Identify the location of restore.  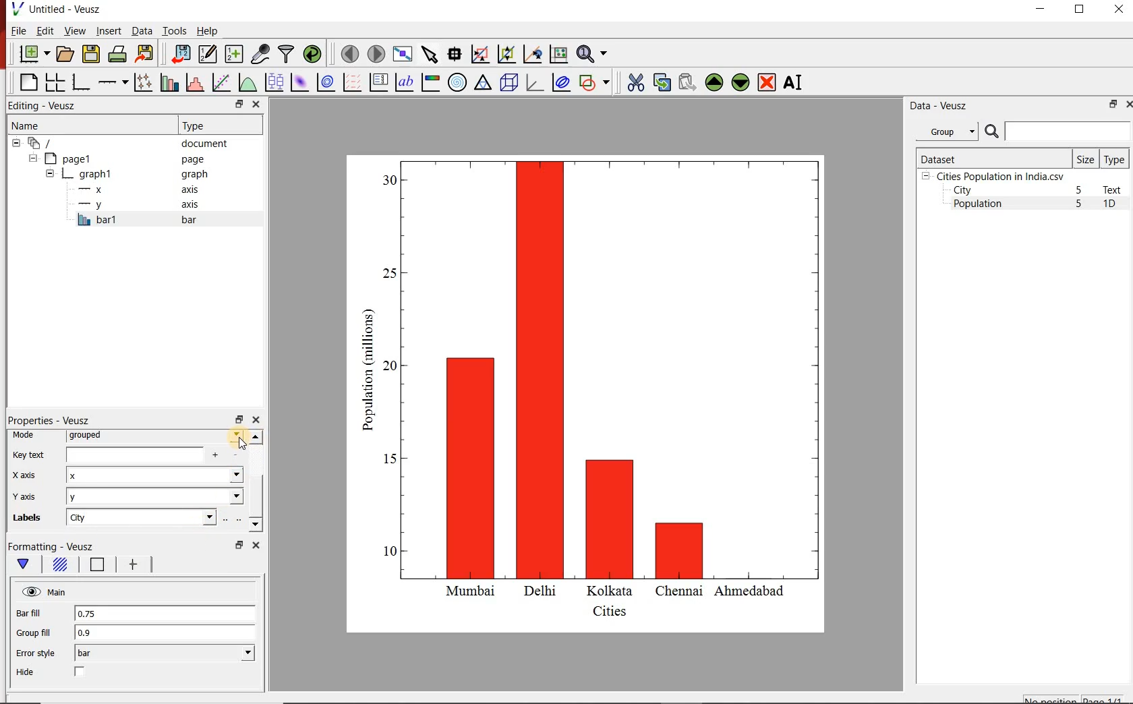
(238, 545).